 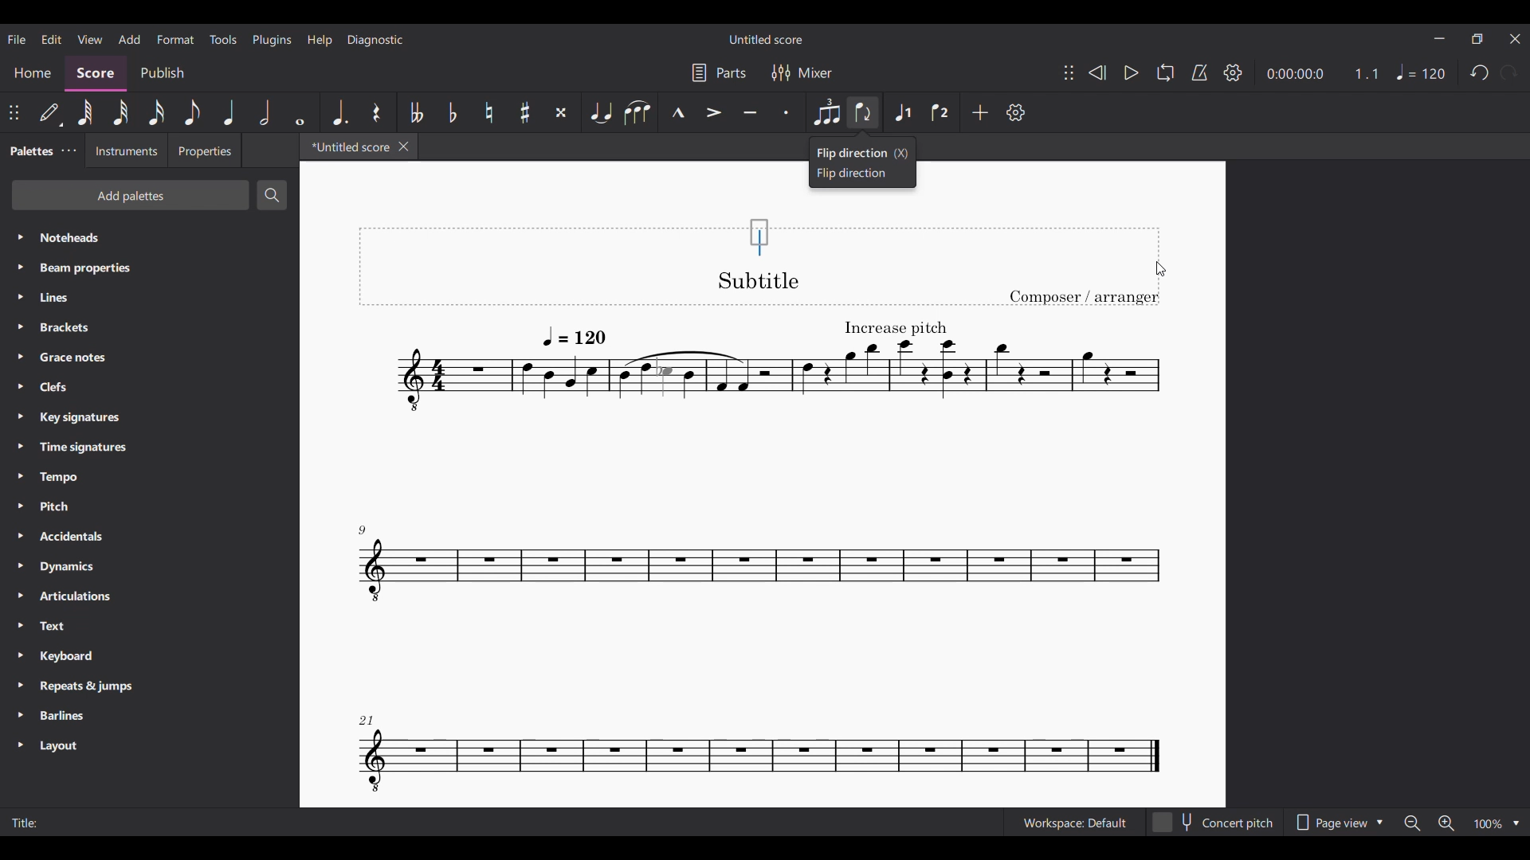 I want to click on Mixer settings, so click(x=802, y=73).